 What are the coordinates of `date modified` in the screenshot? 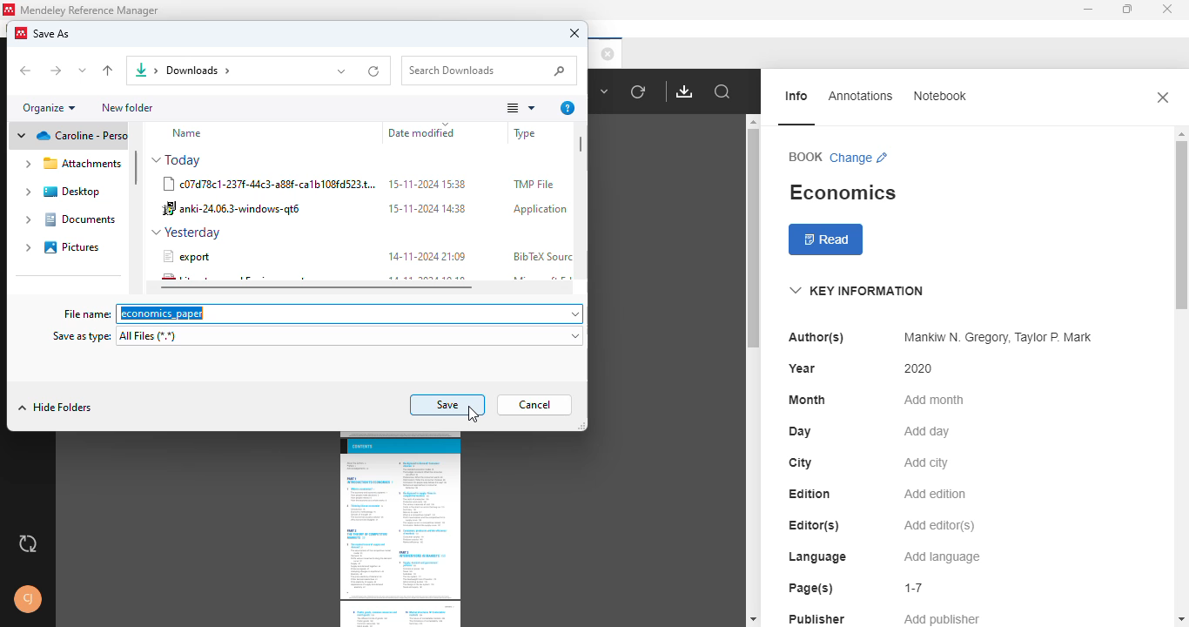 It's located at (436, 132).